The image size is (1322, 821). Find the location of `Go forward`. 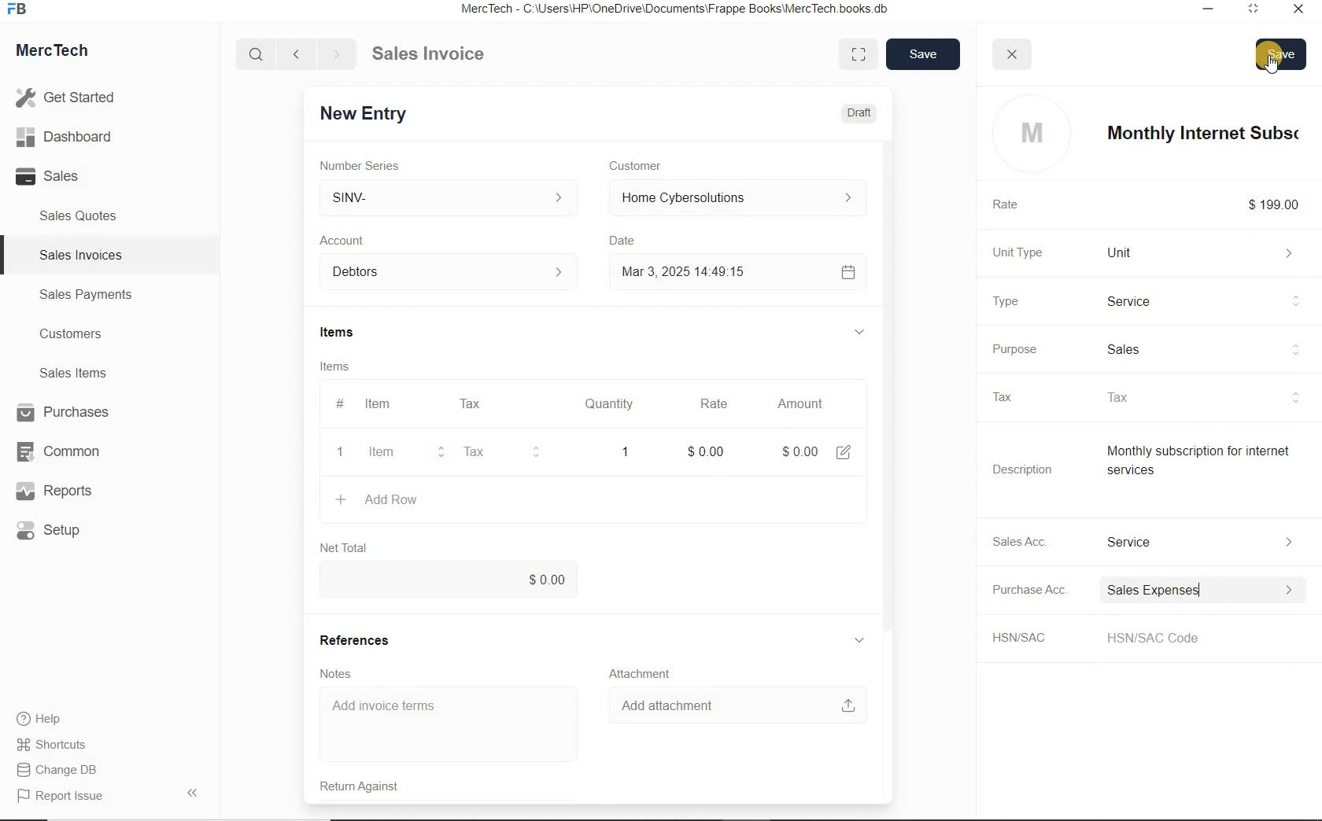

Go forward is located at coordinates (336, 54).